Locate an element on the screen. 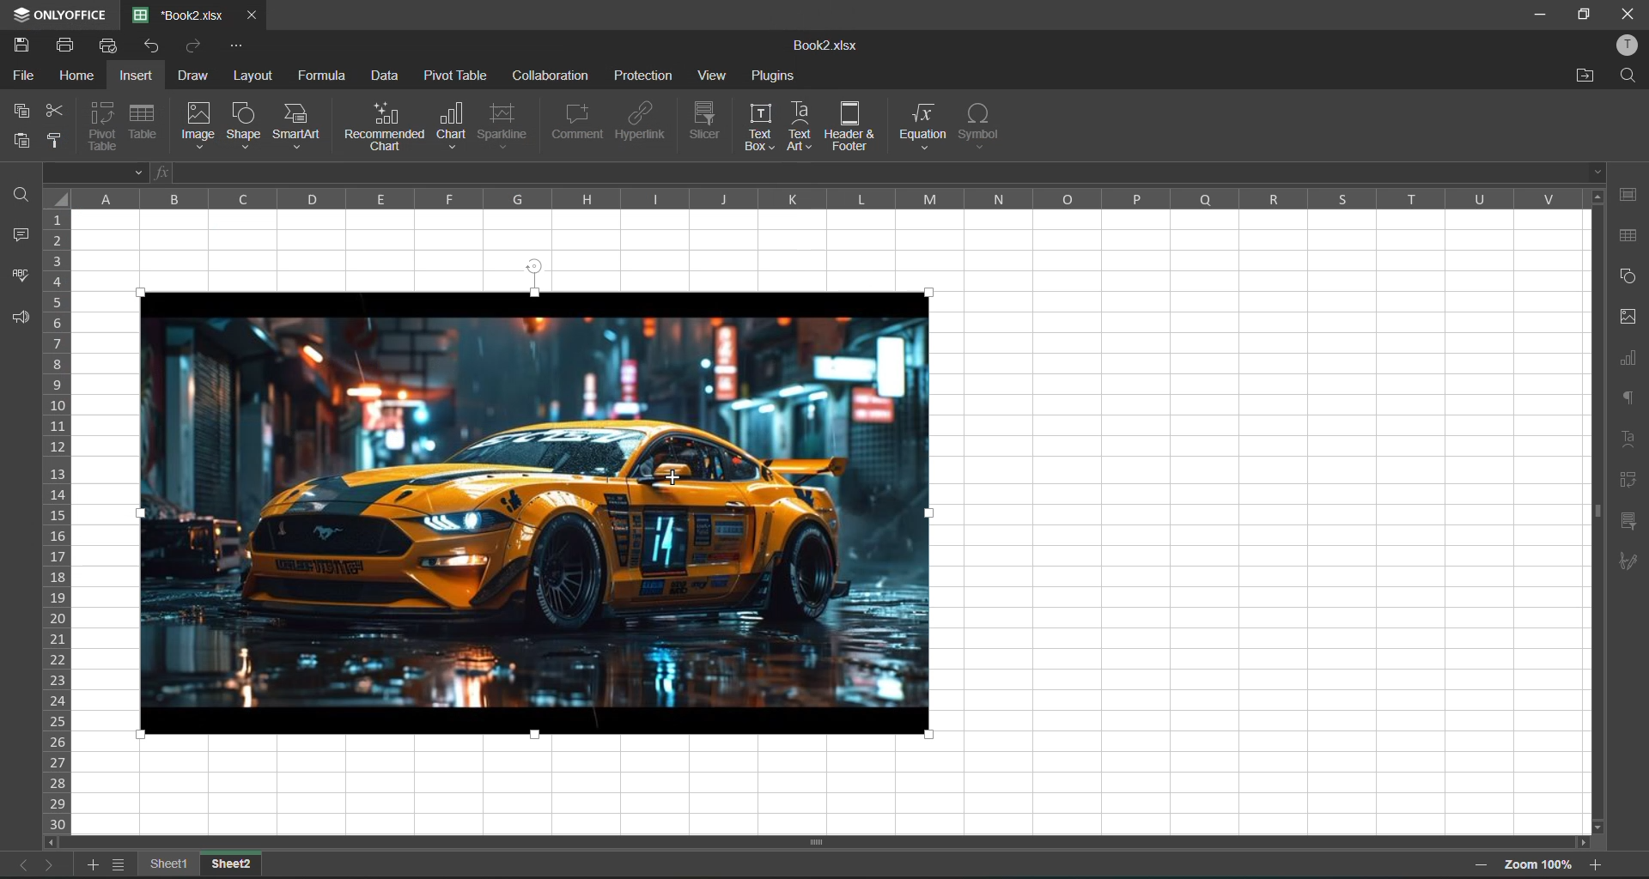 This screenshot has width=1649, height=879. hyperlink is located at coordinates (641, 122).